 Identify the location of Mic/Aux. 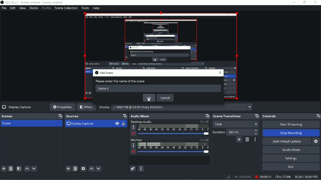
(137, 140).